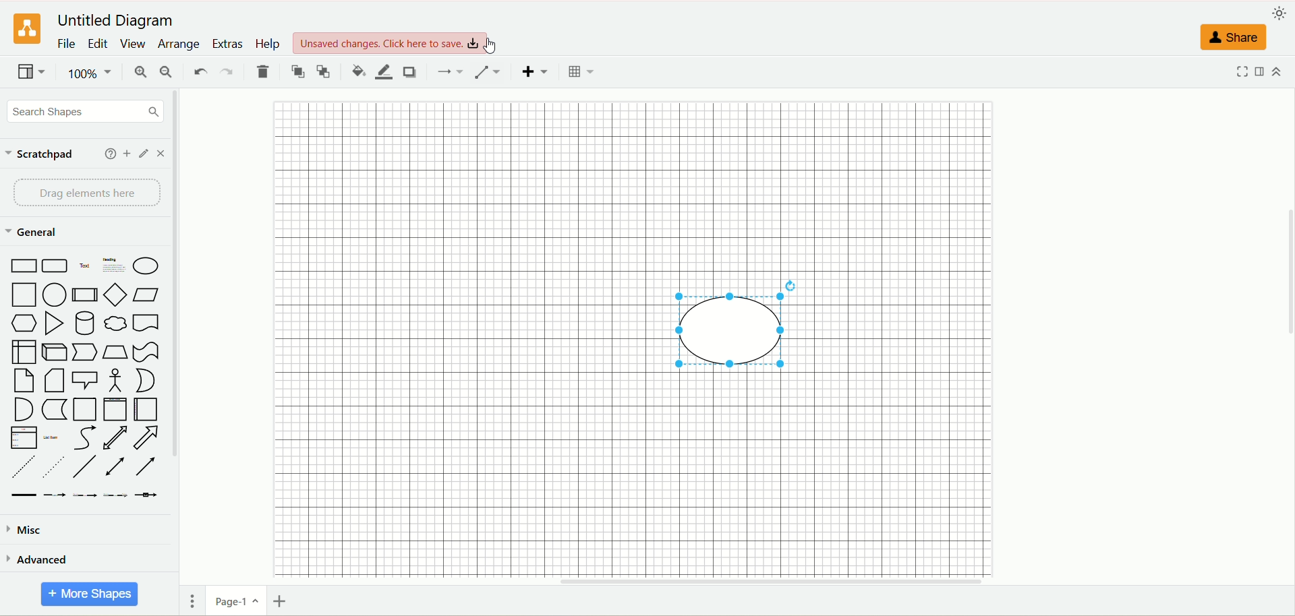 This screenshot has width=1295, height=616. Describe the element at coordinates (115, 351) in the screenshot. I see `trapezoid` at that location.